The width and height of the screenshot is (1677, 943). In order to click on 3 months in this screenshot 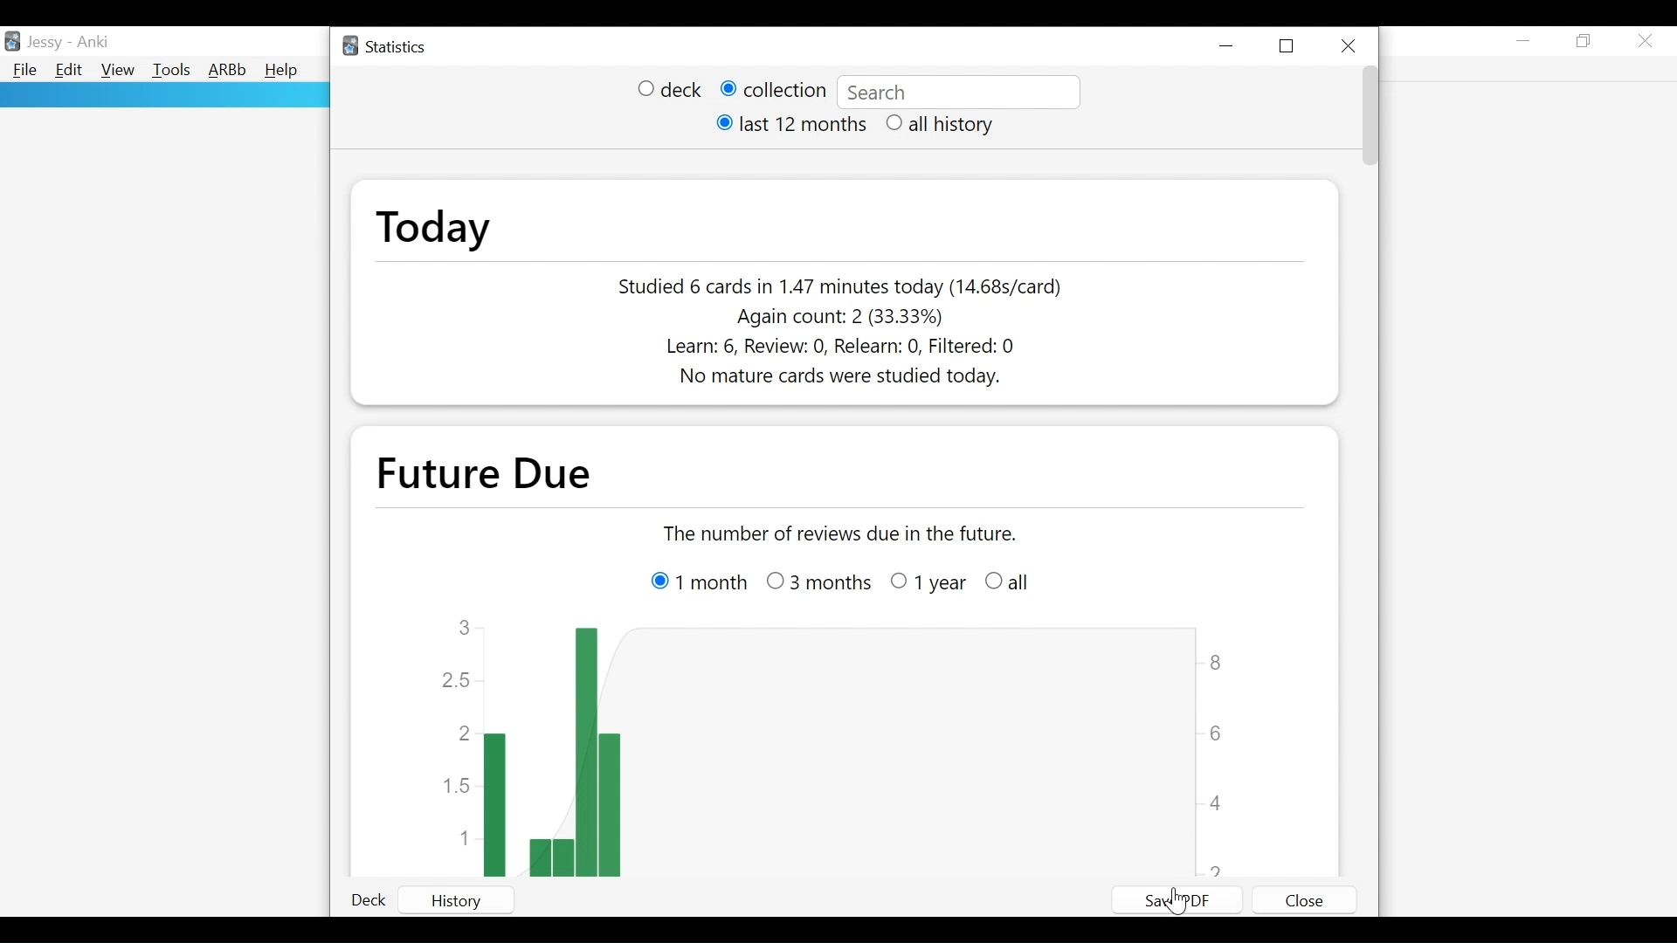, I will do `click(818, 578)`.